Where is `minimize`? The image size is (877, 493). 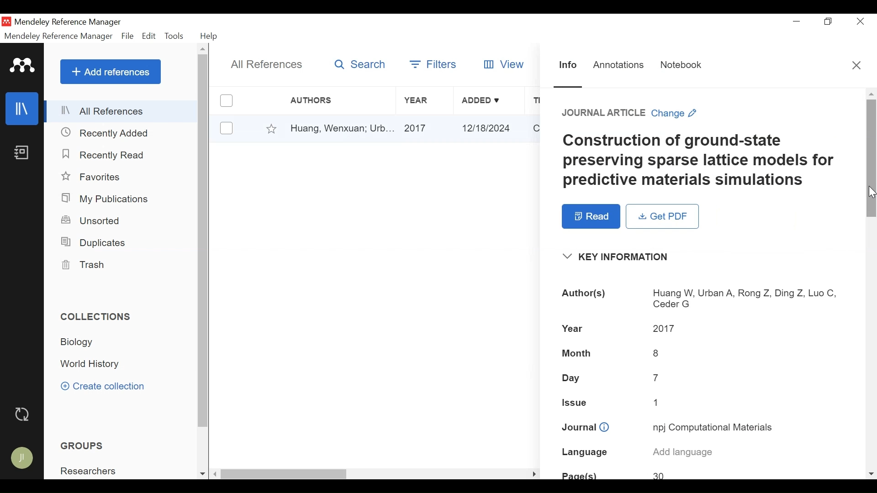
minimize is located at coordinates (796, 21).